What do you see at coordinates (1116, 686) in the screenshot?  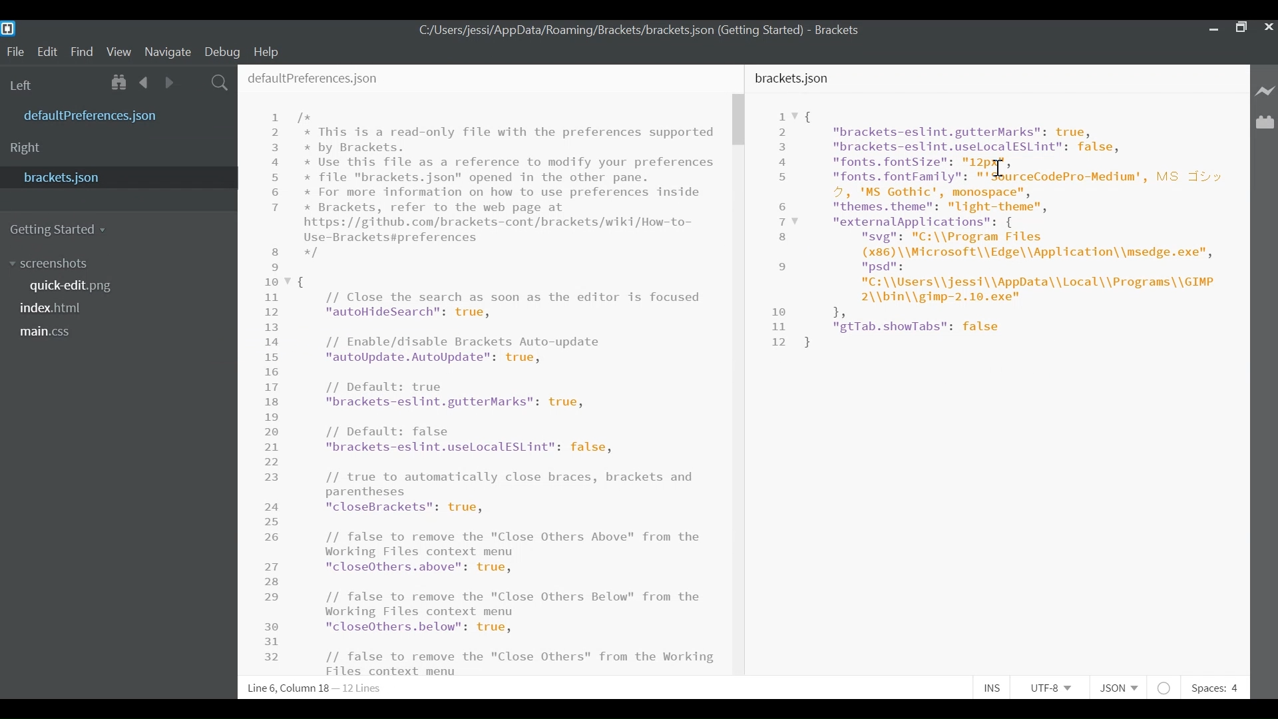 I see `JSON` at bounding box center [1116, 686].